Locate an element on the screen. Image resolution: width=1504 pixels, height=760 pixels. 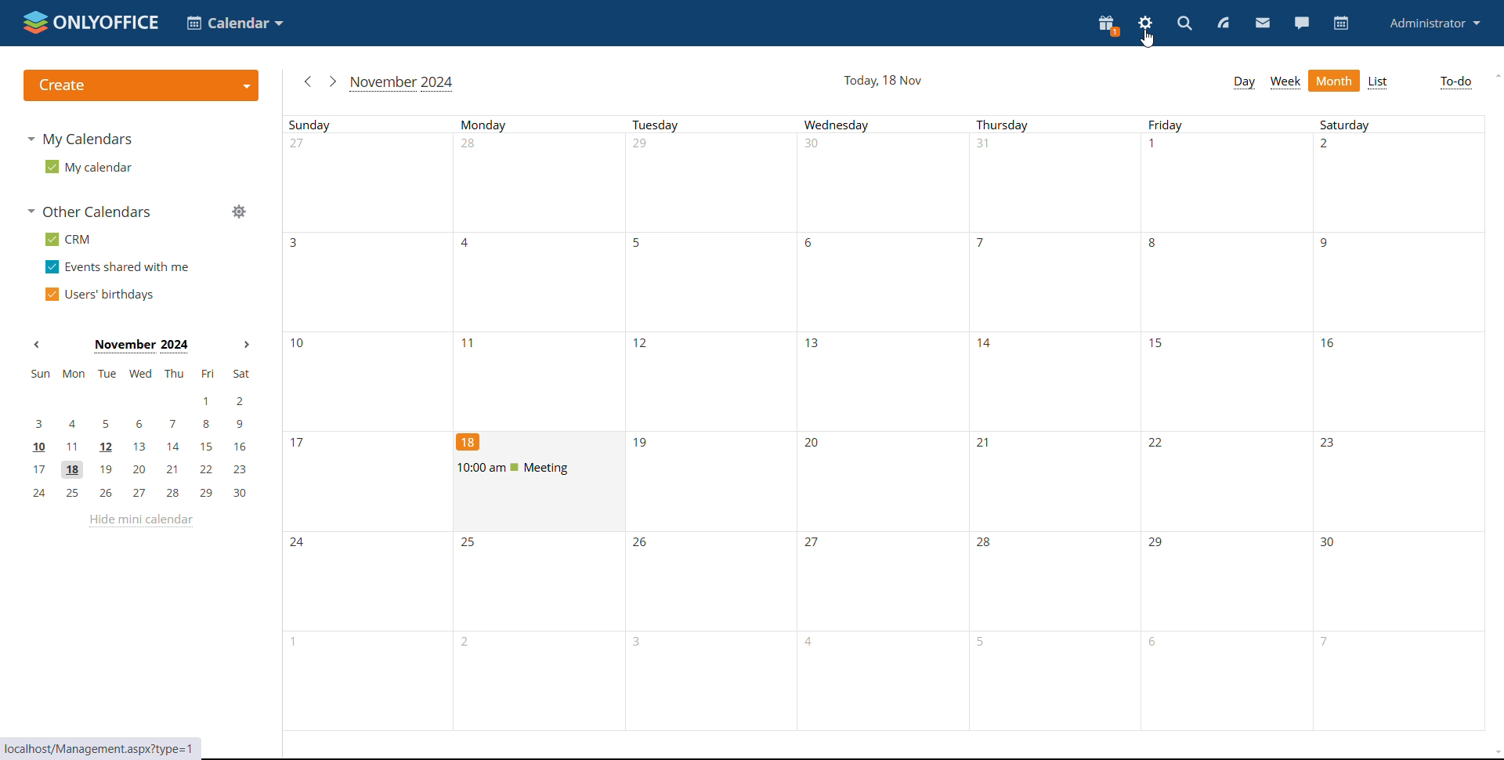
present is located at coordinates (1107, 26).